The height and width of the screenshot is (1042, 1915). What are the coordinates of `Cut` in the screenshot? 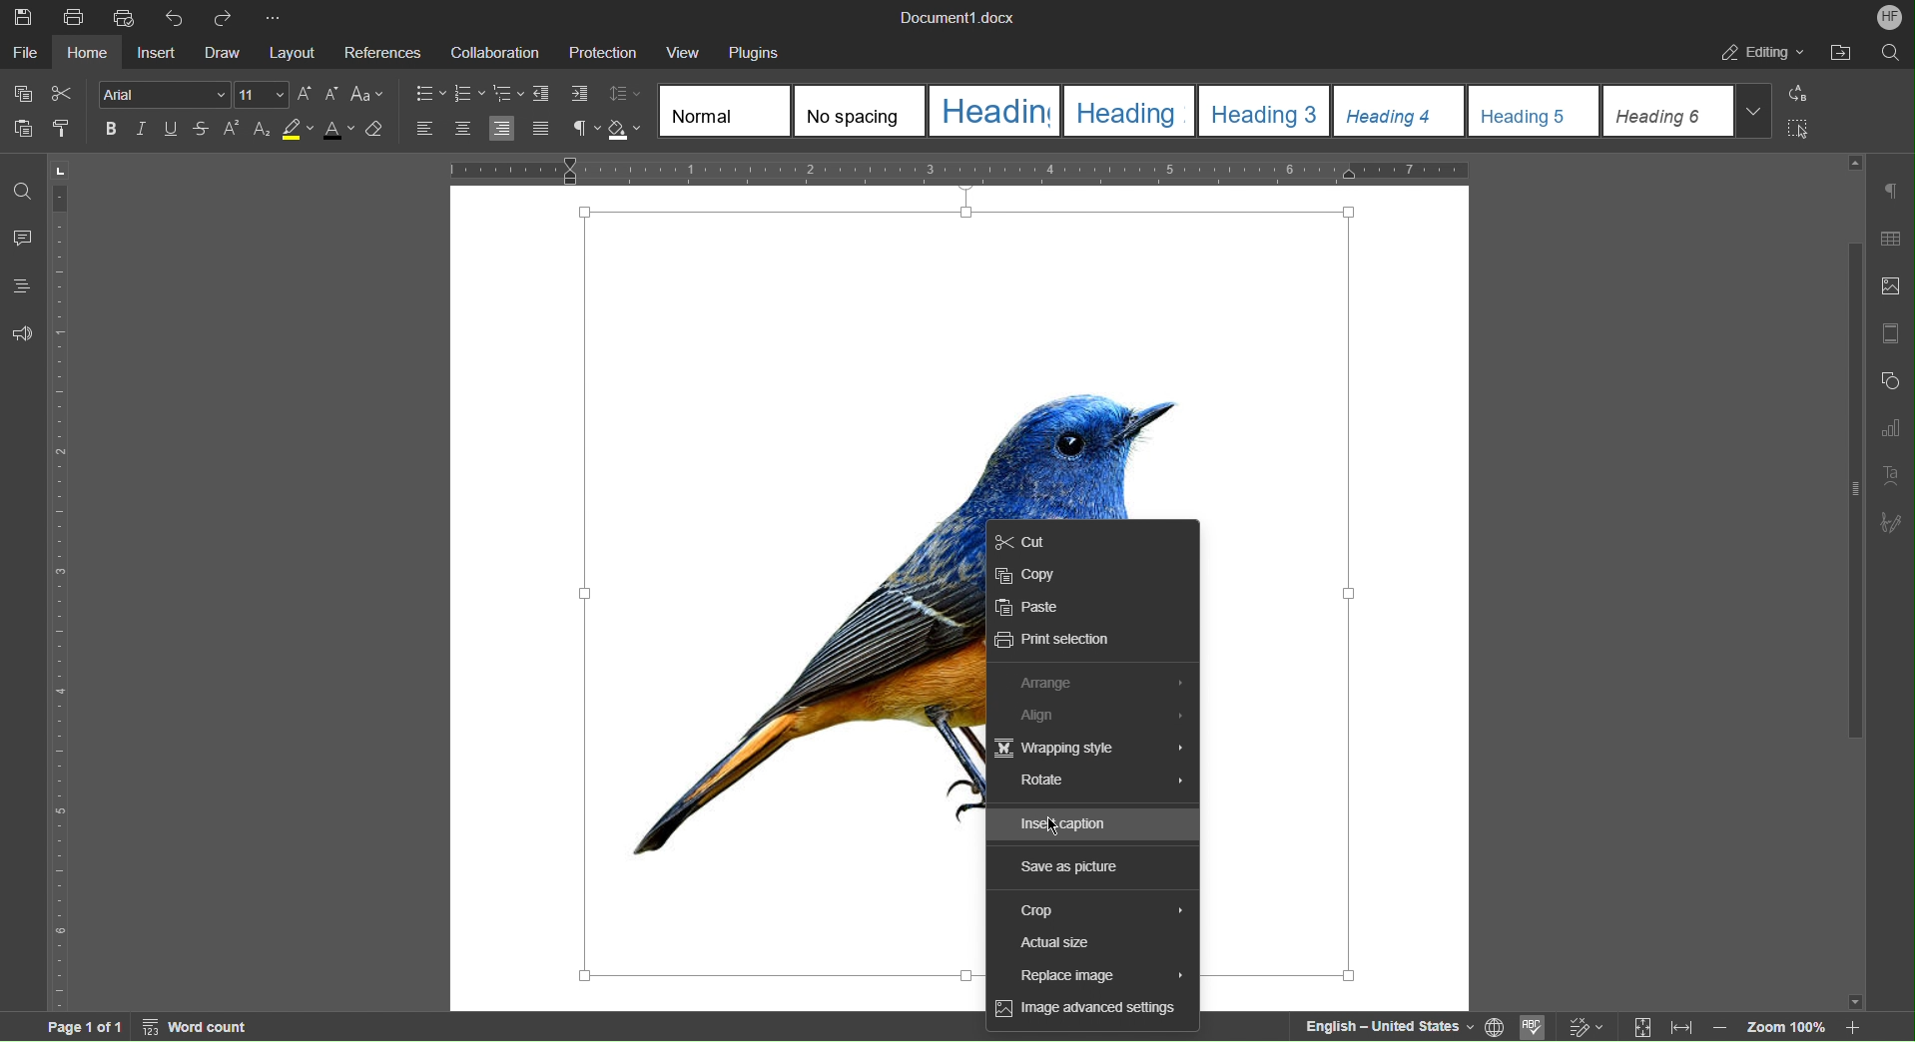 It's located at (63, 94).